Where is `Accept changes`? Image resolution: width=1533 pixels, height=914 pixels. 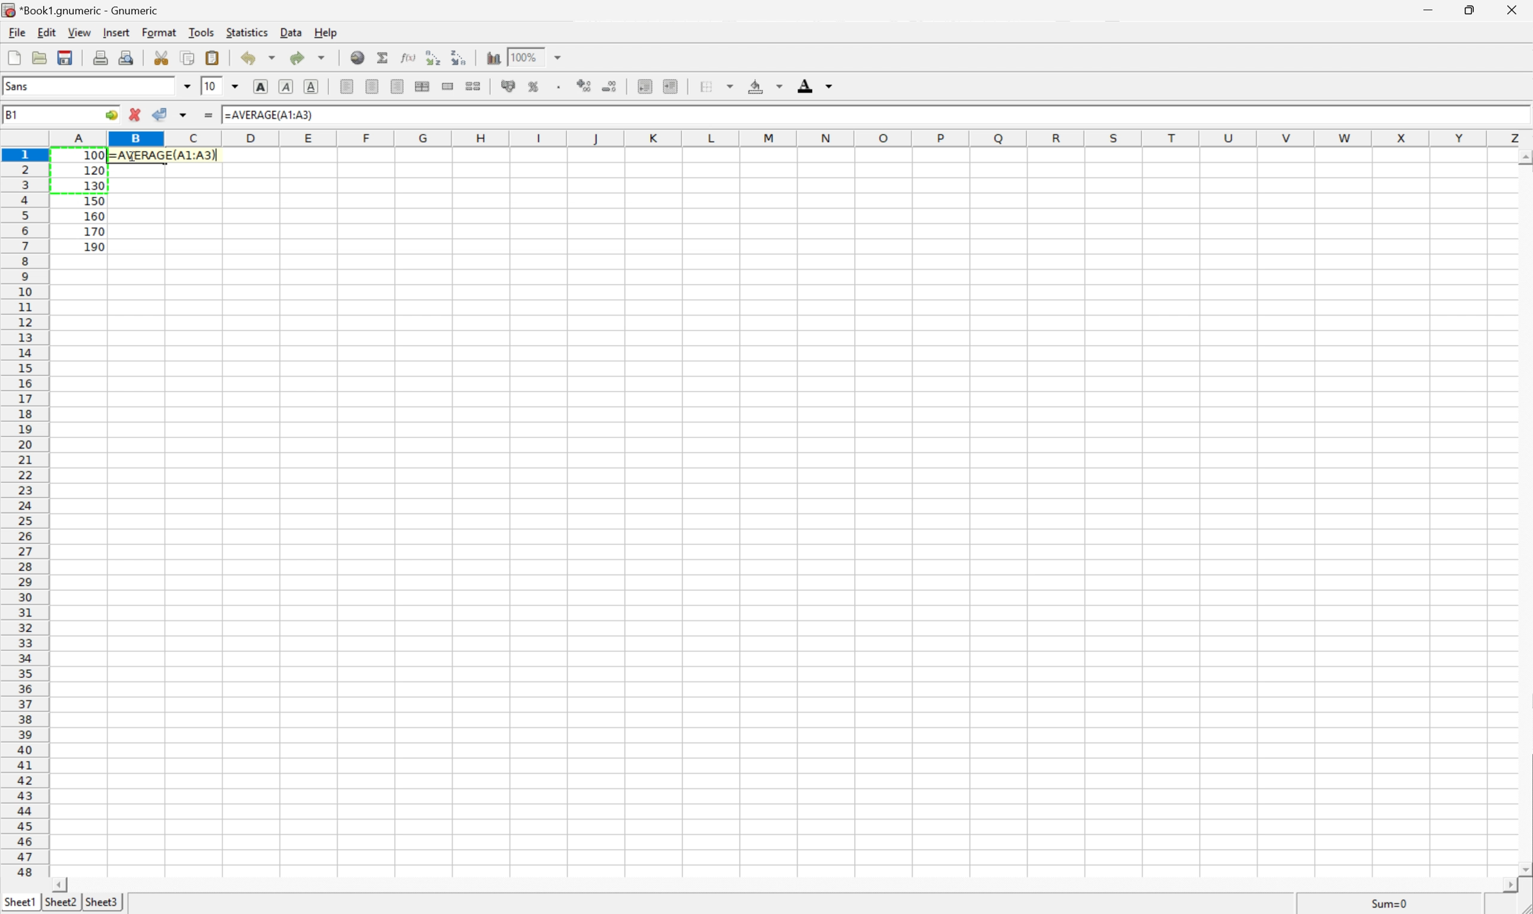
Accept changes is located at coordinates (162, 115).